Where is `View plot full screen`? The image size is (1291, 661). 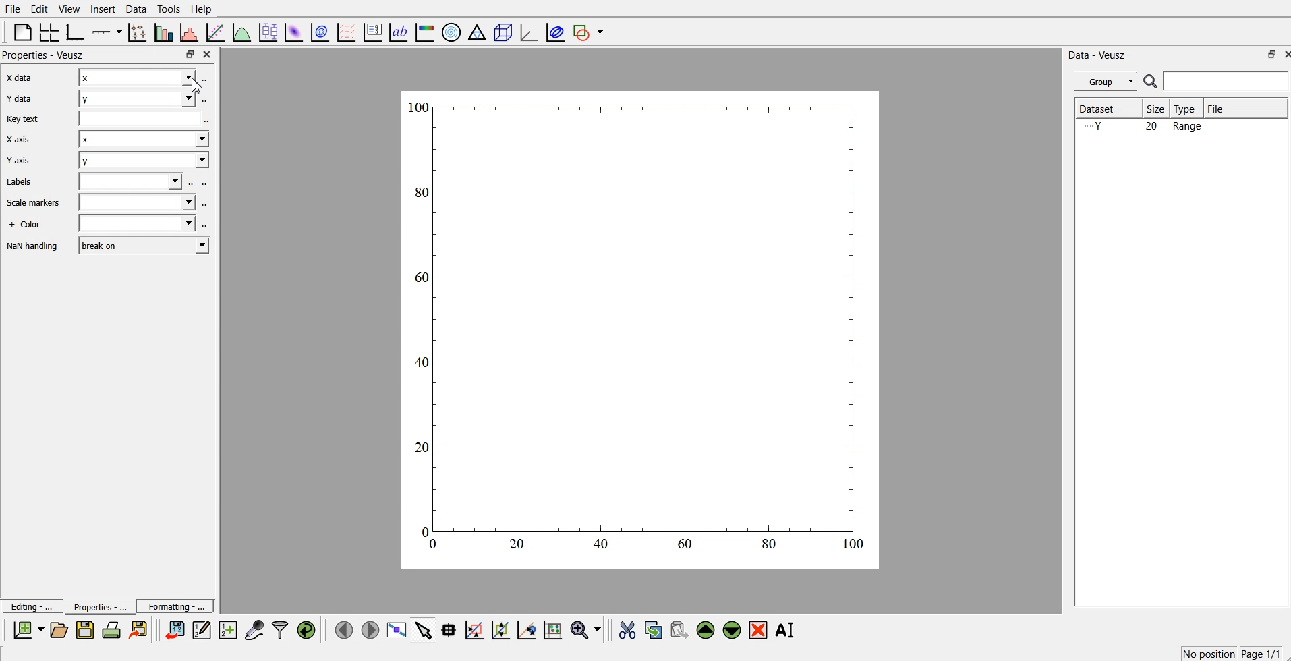
View plot full screen is located at coordinates (397, 629).